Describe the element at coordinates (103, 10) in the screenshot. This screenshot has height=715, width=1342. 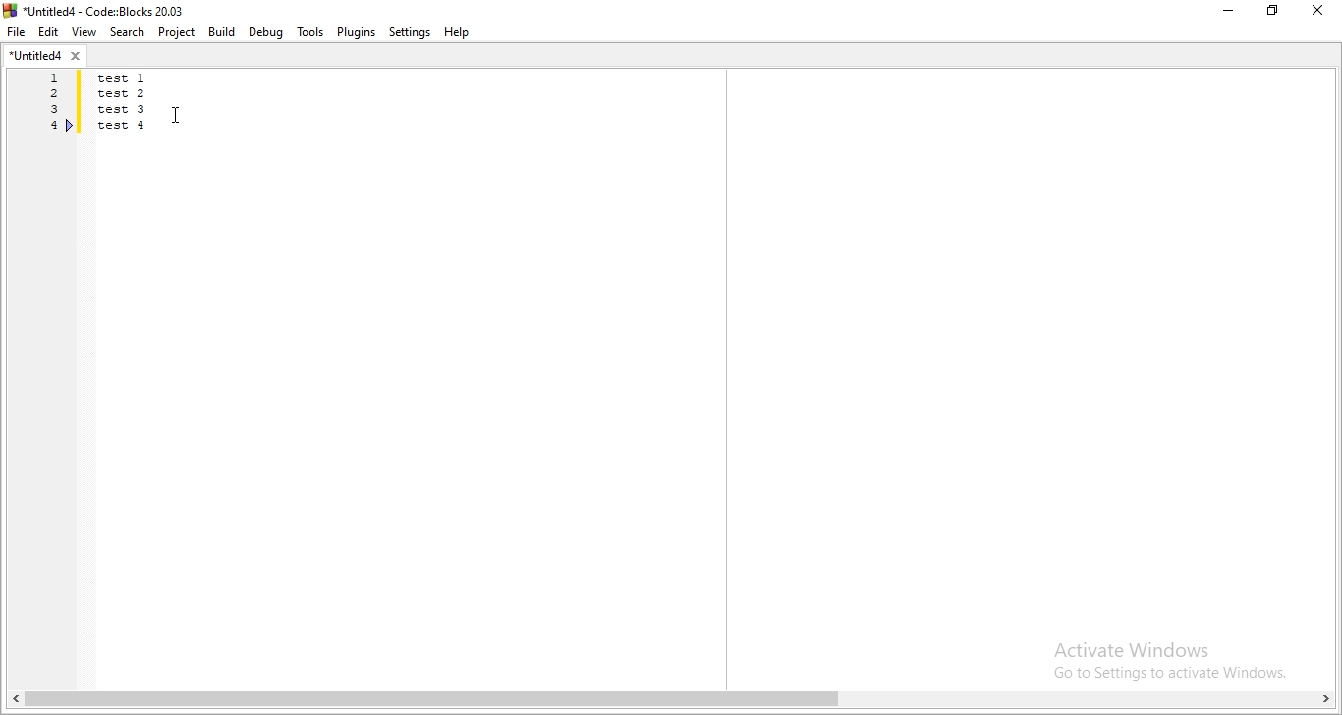
I see `title bar` at that location.